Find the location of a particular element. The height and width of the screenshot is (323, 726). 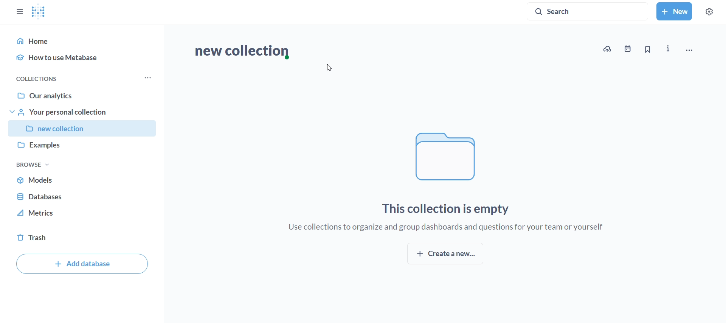

bookmark is located at coordinates (648, 50).